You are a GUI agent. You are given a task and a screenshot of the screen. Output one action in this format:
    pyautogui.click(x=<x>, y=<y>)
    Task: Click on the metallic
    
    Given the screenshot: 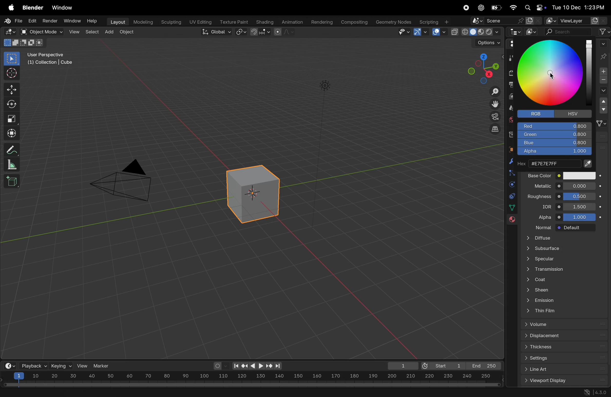 What is the action you would take?
    pyautogui.click(x=538, y=185)
    